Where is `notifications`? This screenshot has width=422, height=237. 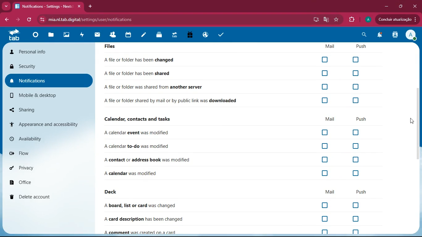
notifications is located at coordinates (49, 81).